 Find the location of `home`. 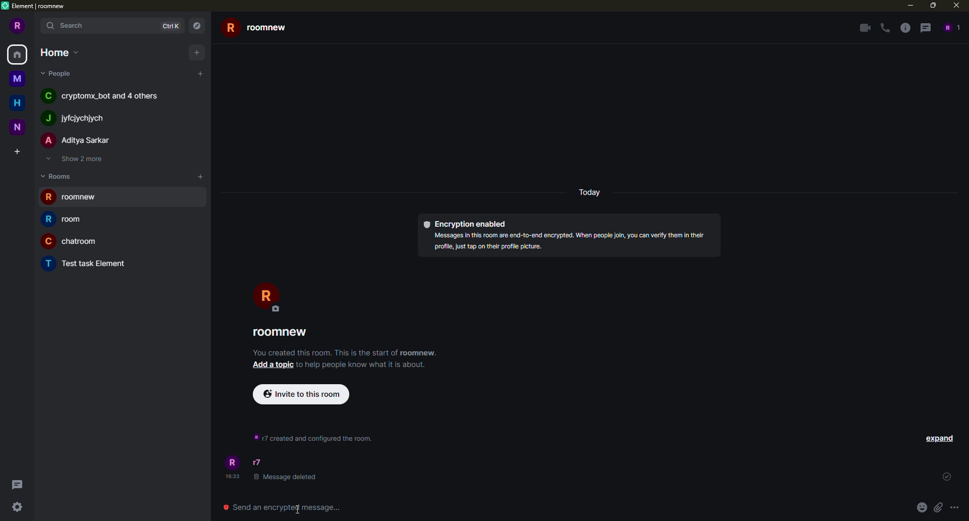

home is located at coordinates (18, 55).